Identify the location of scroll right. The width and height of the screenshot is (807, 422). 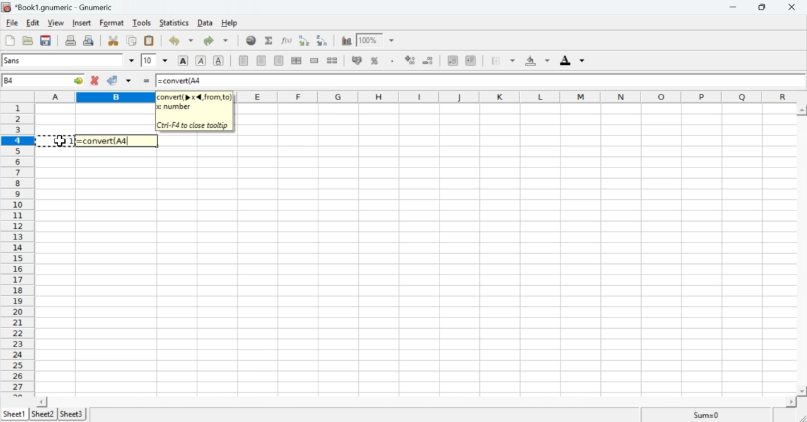
(791, 402).